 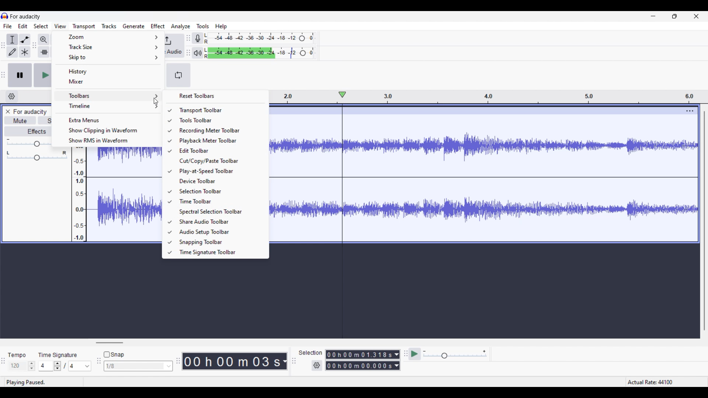 What do you see at coordinates (218, 110) in the screenshot?
I see `Transport toolbar` at bounding box center [218, 110].